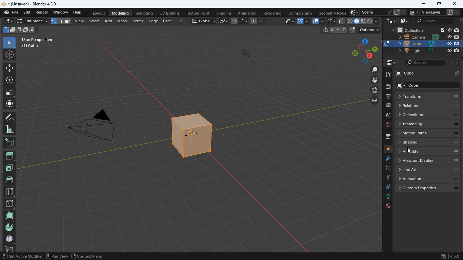 Image resolution: width=463 pixels, height=260 pixels. What do you see at coordinates (223, 21) in the screenshot?
I see `link` at bounding box center [223, 21].